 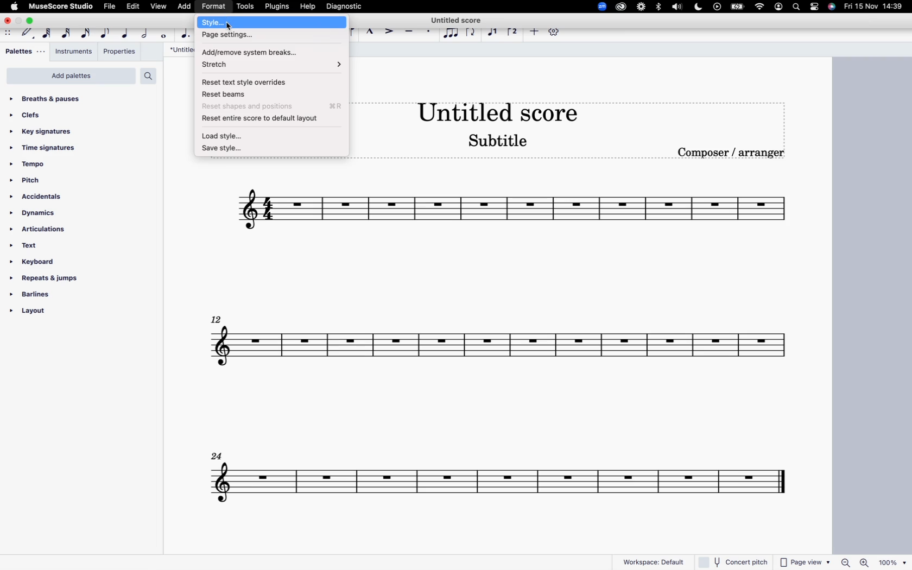 I want to click on loom, so click(x=641, y=7).